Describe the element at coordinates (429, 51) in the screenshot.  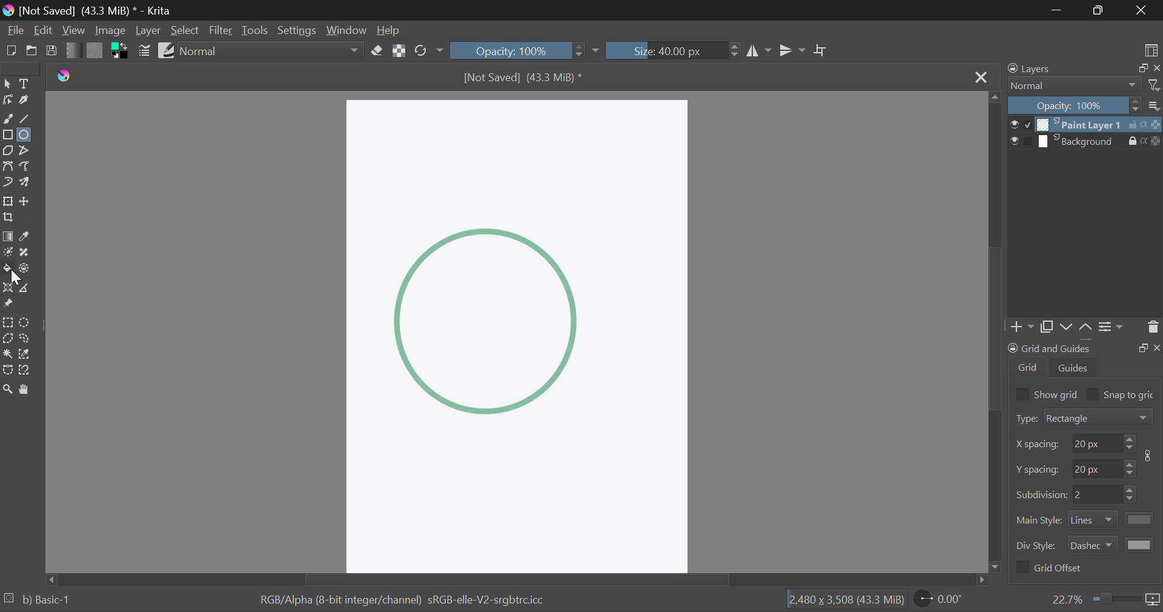
I see `Rotate` at that location.